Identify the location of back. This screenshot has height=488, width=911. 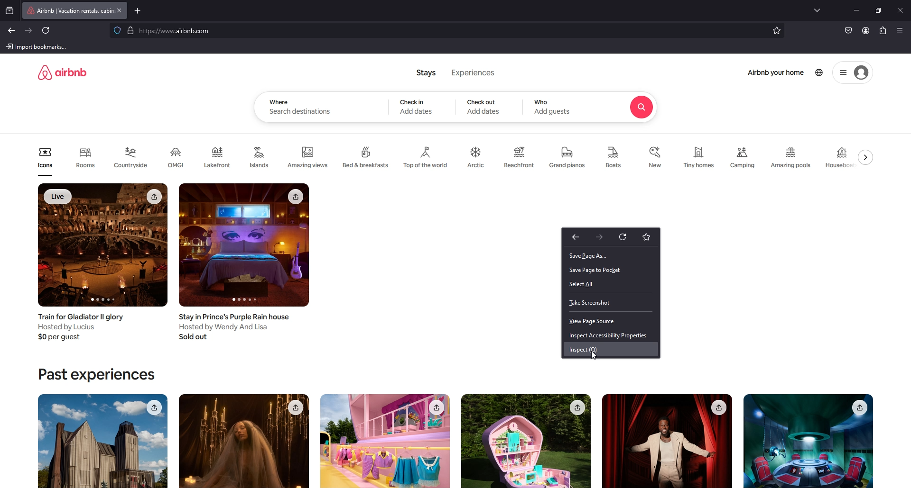
(12, 31).